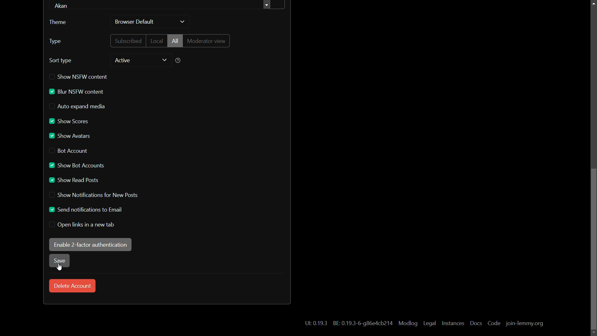 This screenshot has height=336, width=597. I want to click on local, so click(156, 40).